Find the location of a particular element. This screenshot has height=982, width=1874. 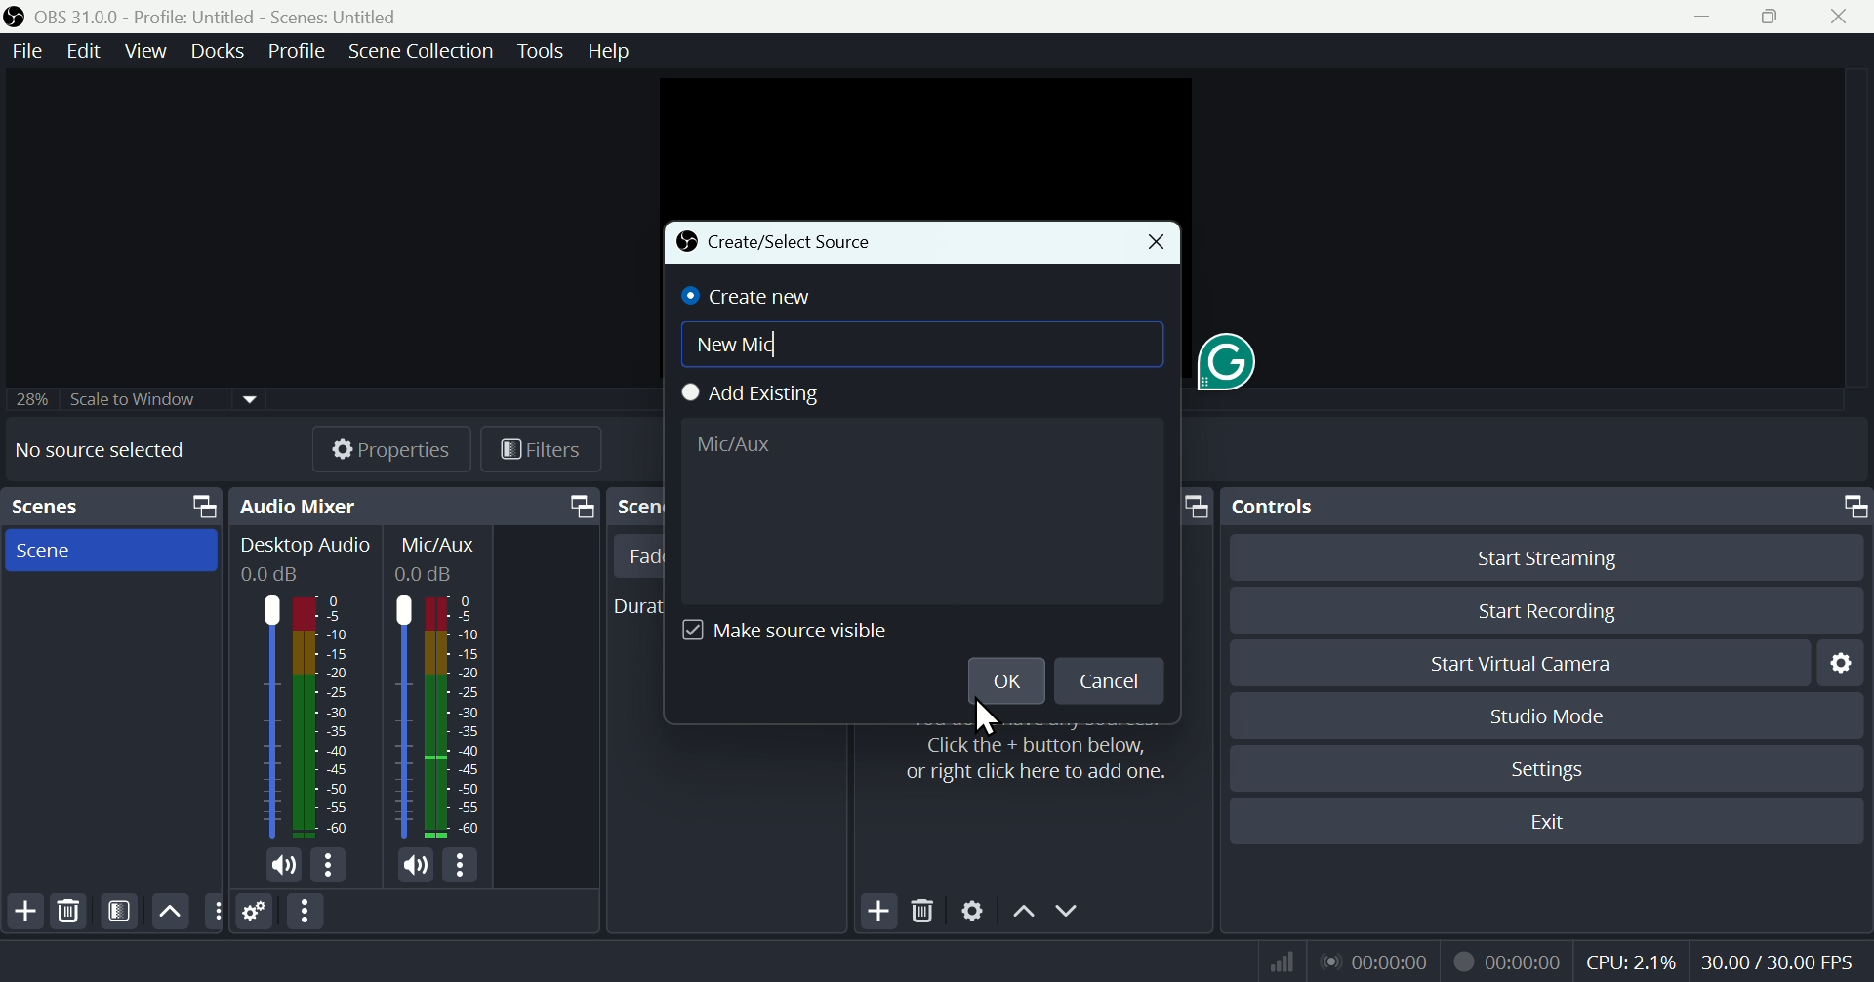

Scale to  is located at coordinates (128, 402).